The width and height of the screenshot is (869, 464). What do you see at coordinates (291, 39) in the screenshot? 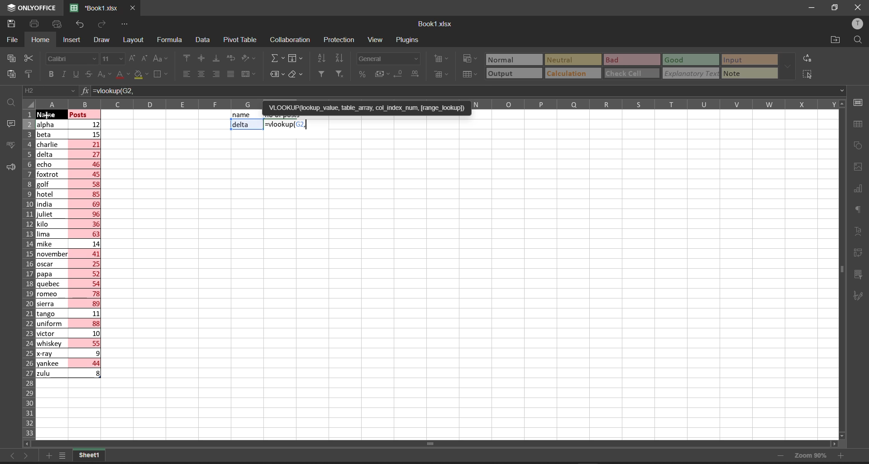
I see `collaboration` at bounding box center [291, 39].